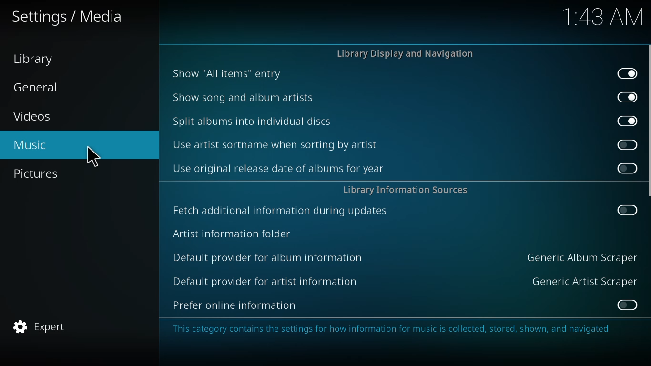 Image resolution: width=651 pixels, height=366 pixels. Describe the element at coordinates (232, 233) in the screenshot. I see `artist info folder` at that location.